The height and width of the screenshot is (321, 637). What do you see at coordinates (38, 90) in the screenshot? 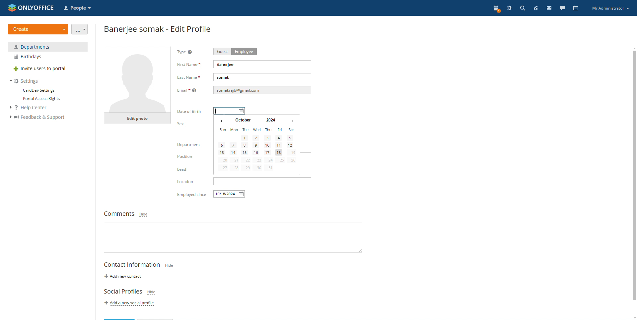
I see `carddev settings` at bounding box center [38, 90].